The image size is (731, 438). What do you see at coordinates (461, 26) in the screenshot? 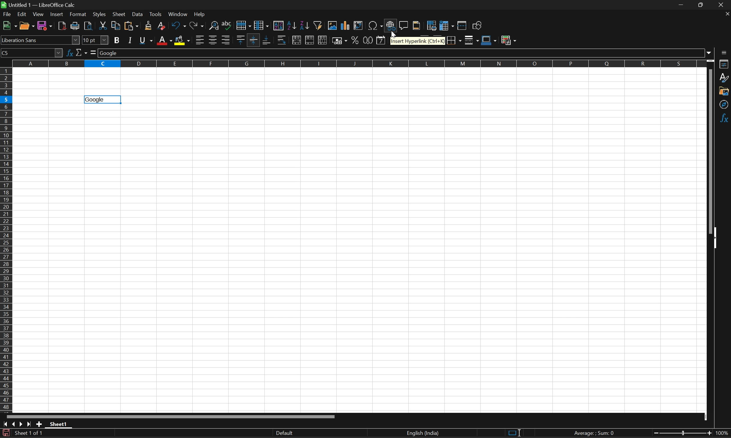
I see `Split window` at bounding box center [461, 26].